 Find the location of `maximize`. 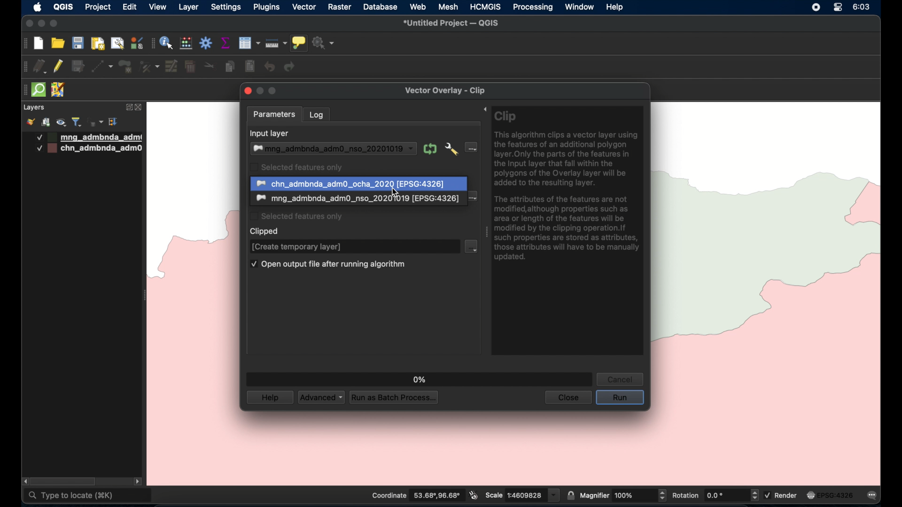

maximize is located at coordinates (54, 24).